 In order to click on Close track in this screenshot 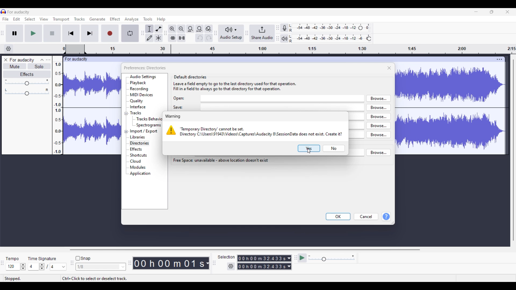, I will do `click(6, 60)`.